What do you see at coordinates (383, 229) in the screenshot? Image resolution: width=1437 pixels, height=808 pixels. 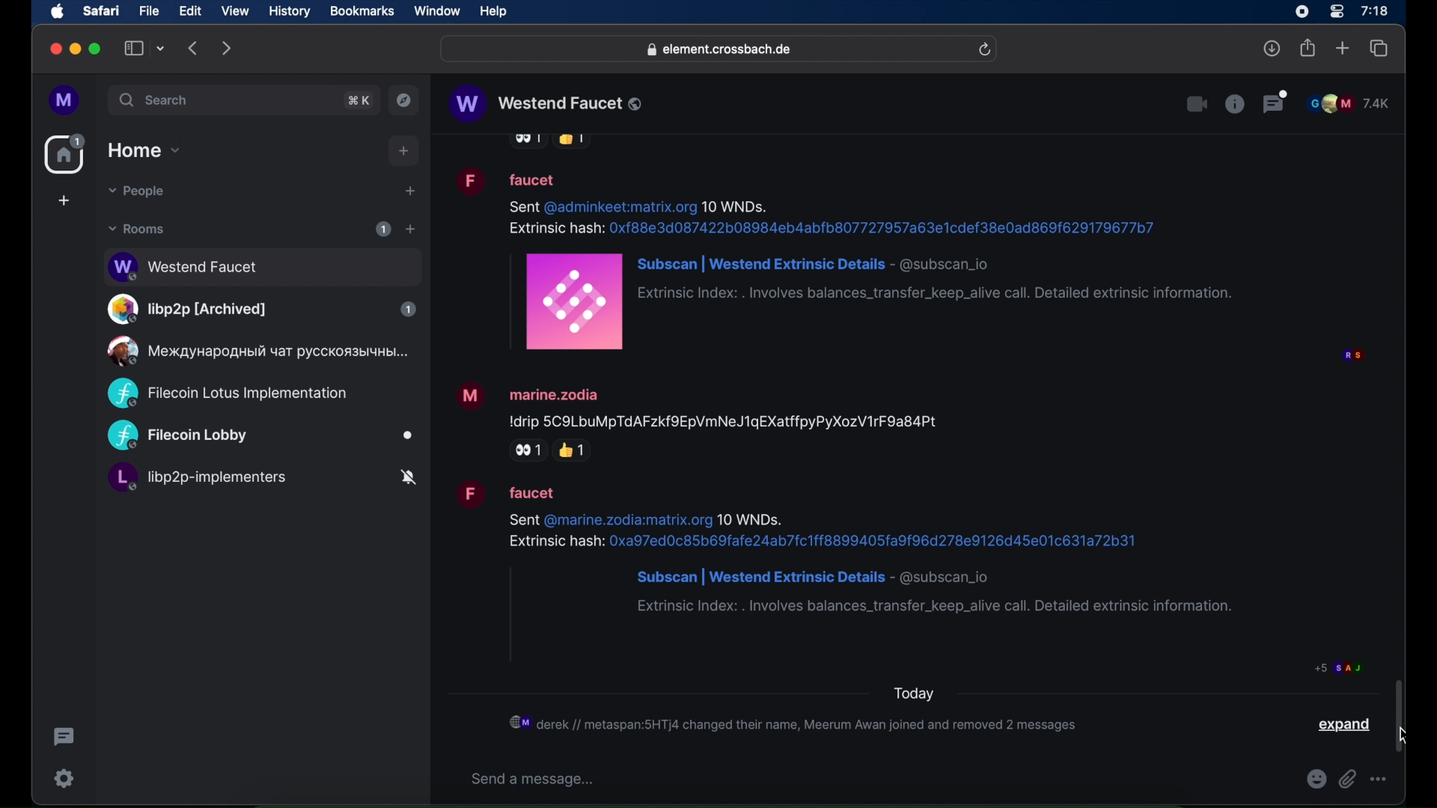 I see `1` at bounding box center [383, 229].